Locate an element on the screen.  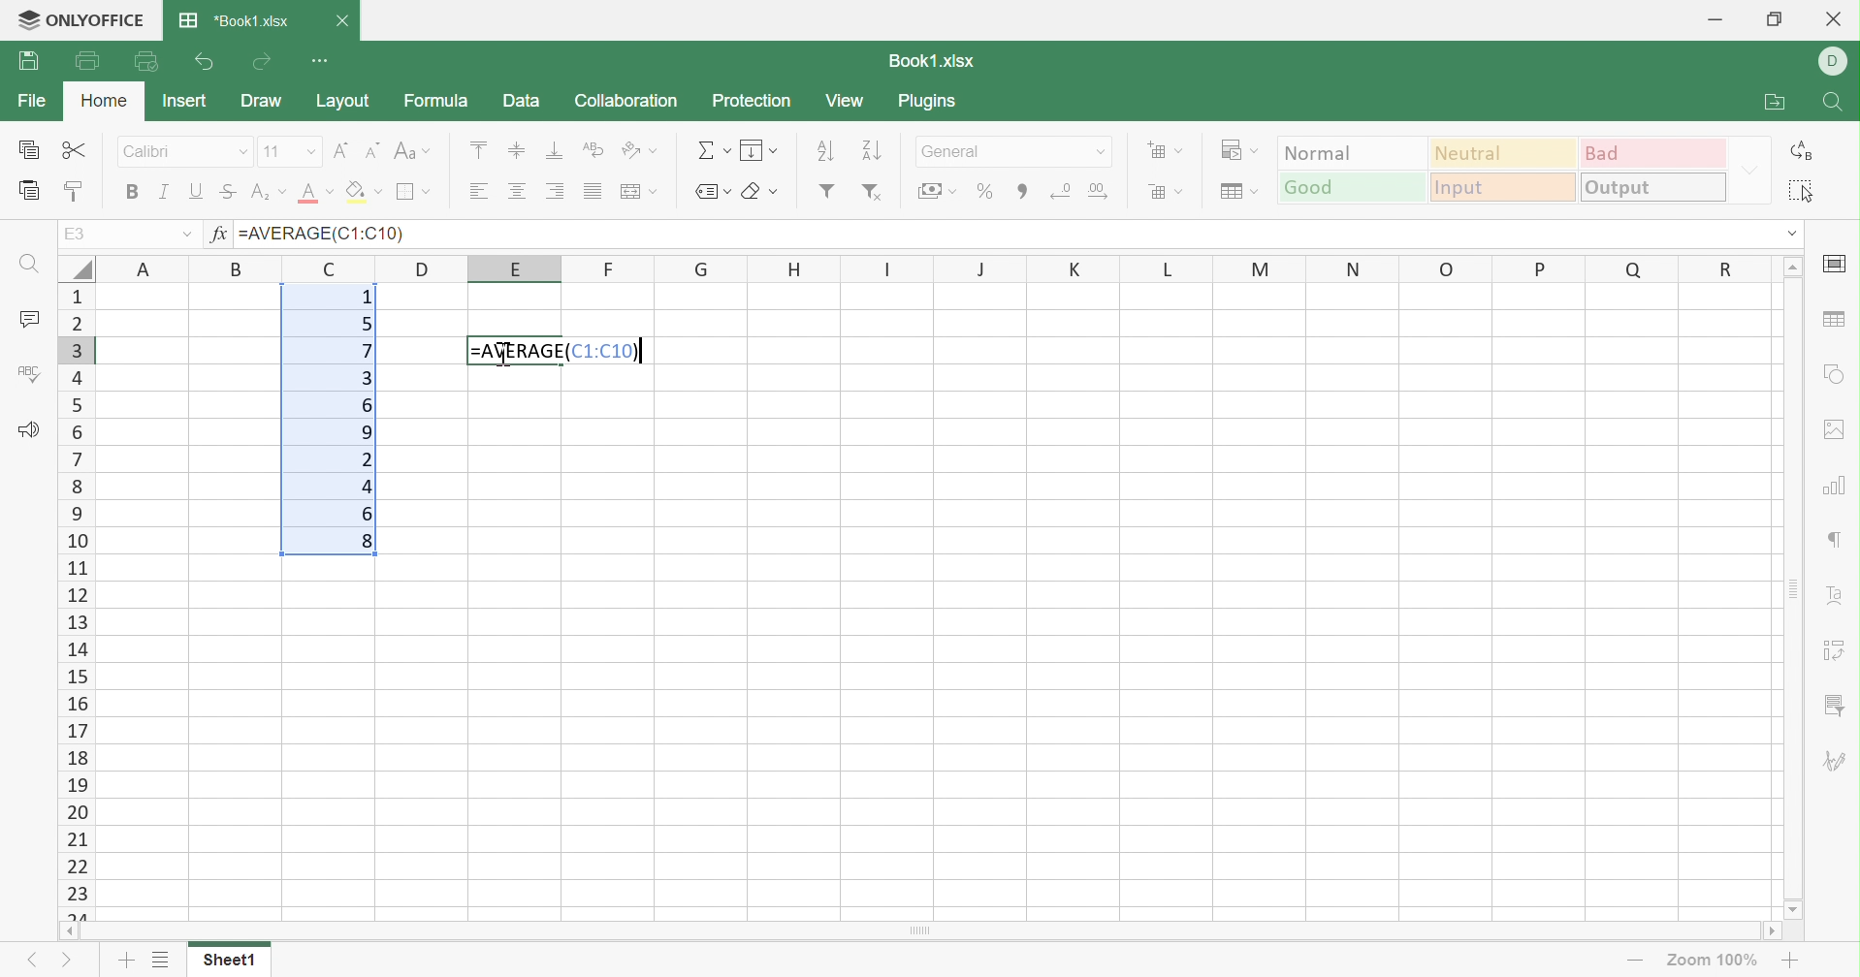
Column names is located at coordinates (912, 268).